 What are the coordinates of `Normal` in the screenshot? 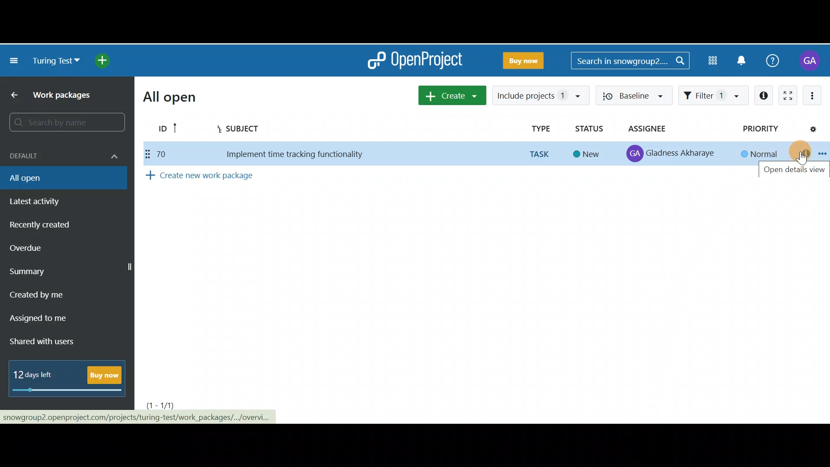 It's located at (757, 153).